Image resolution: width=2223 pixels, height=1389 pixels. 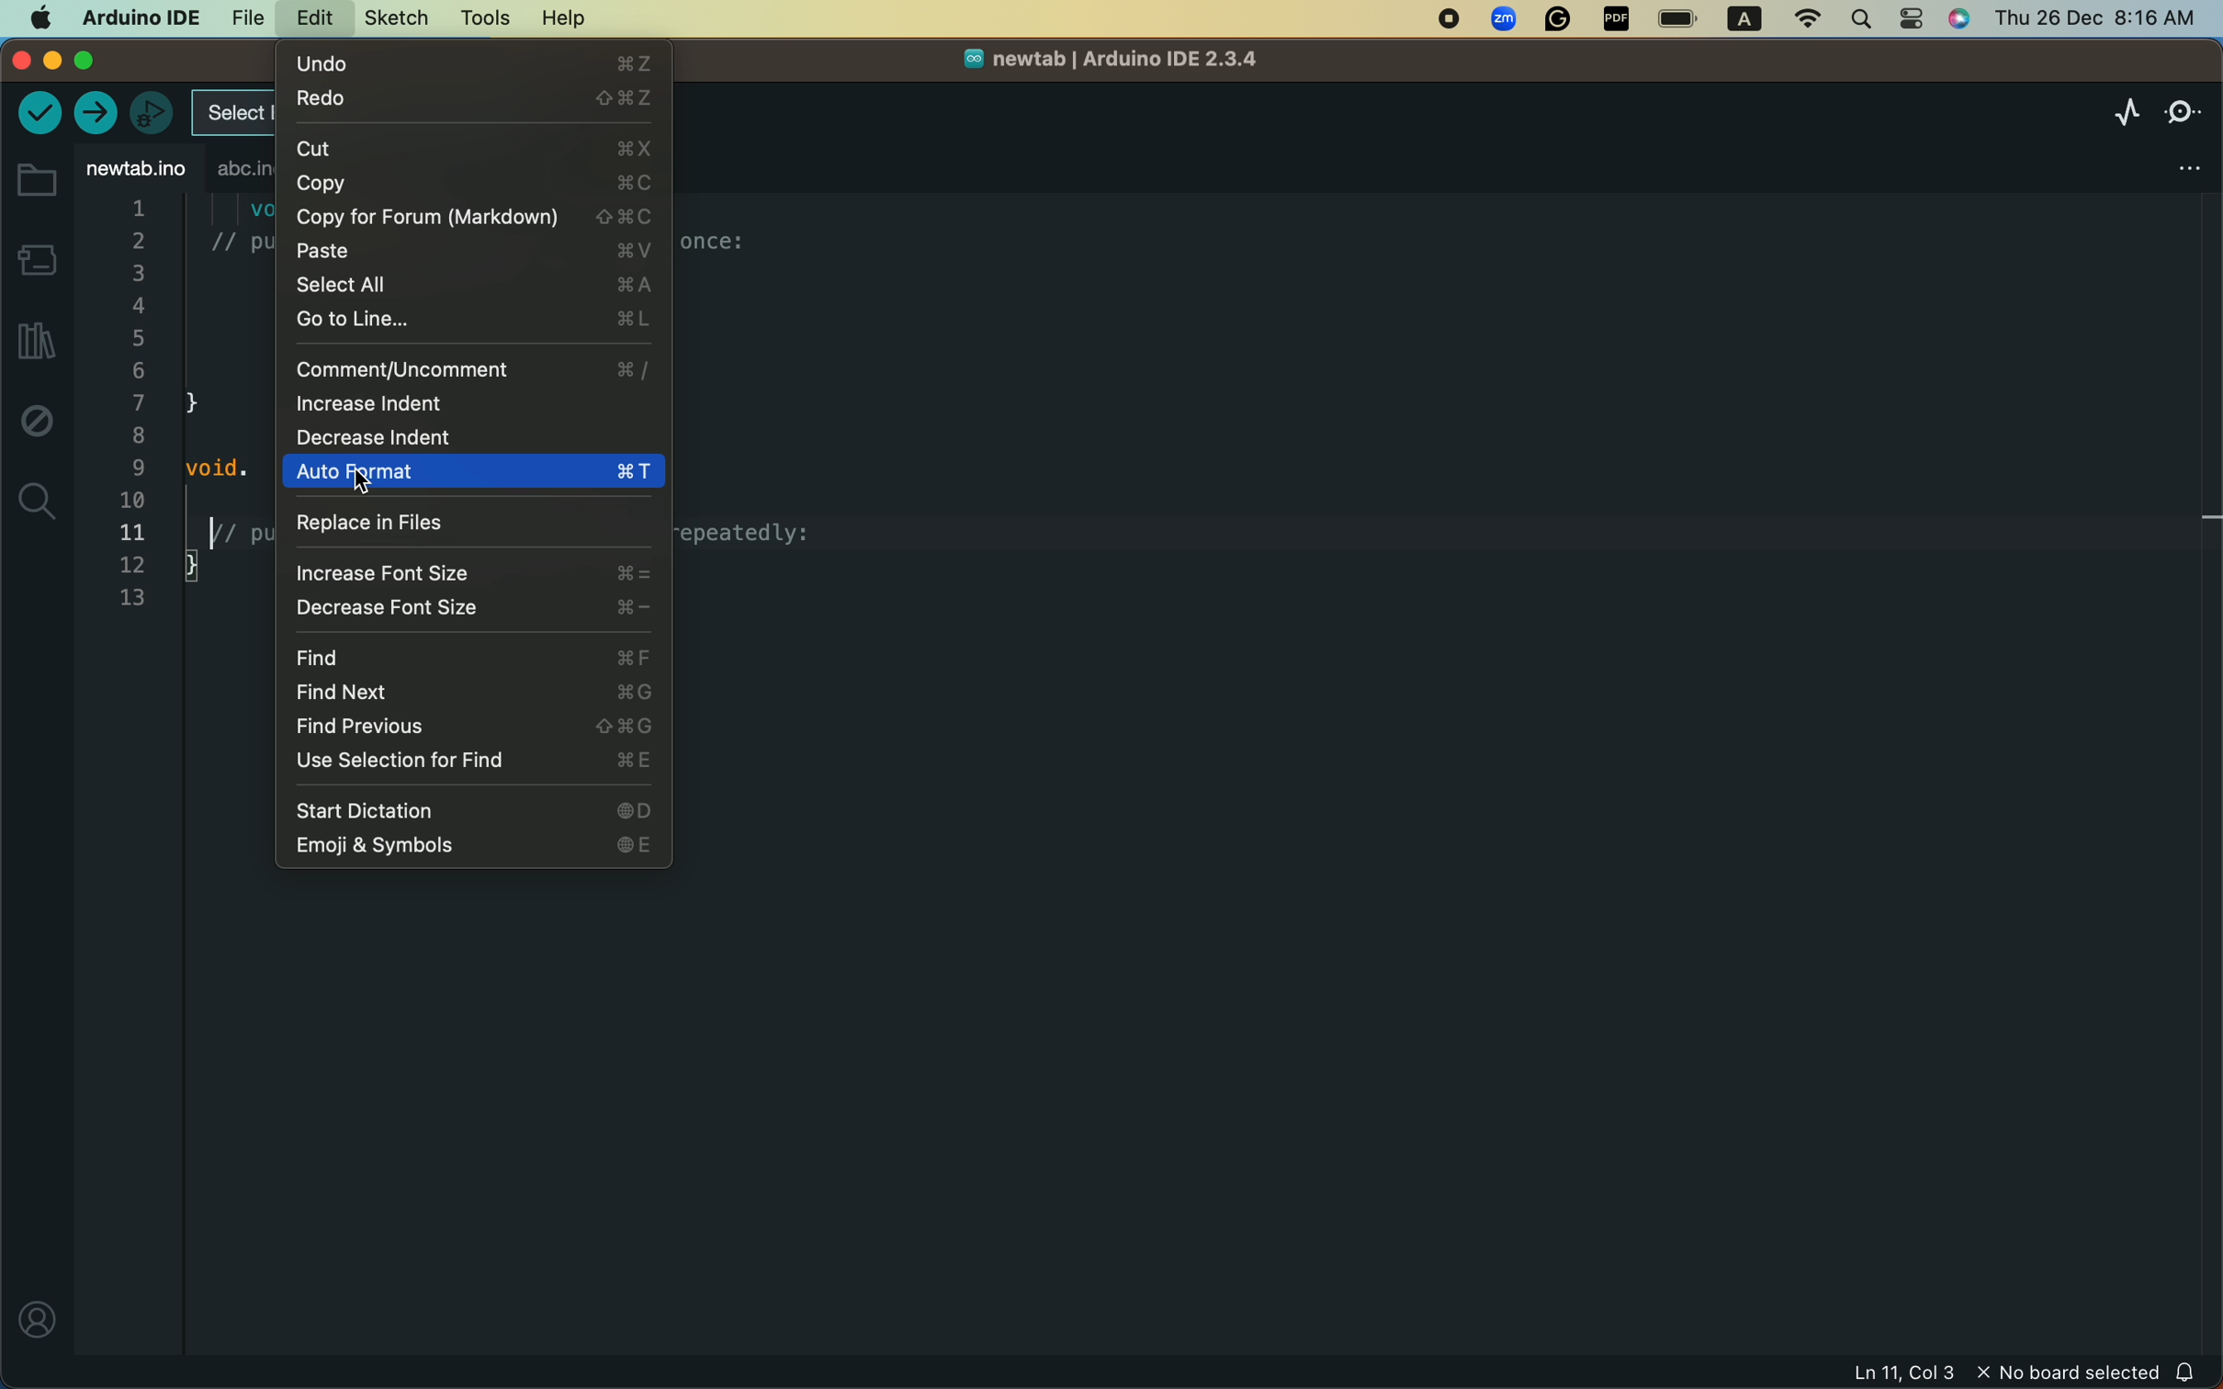 What do you see at coordinates (463, 404) in the screenshot?
I see `increase` at bounding box center [463, 404].